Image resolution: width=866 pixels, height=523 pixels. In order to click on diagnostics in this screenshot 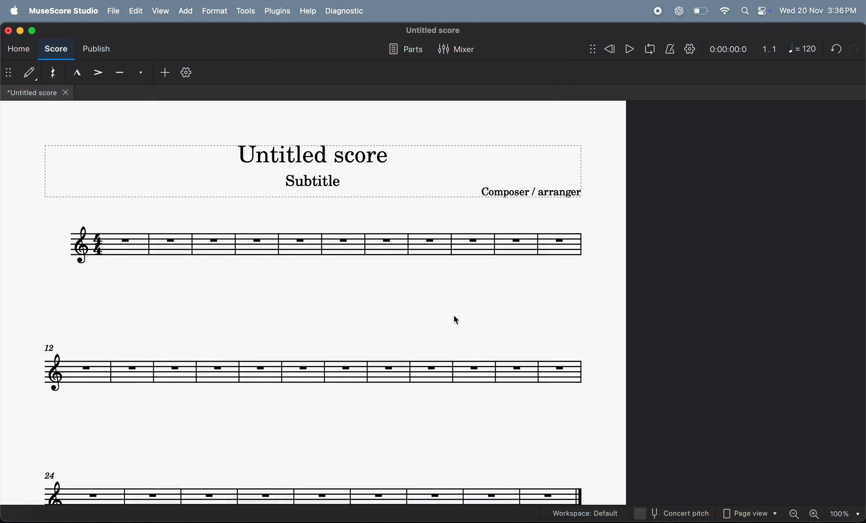, I will do `click(346, 12)`.